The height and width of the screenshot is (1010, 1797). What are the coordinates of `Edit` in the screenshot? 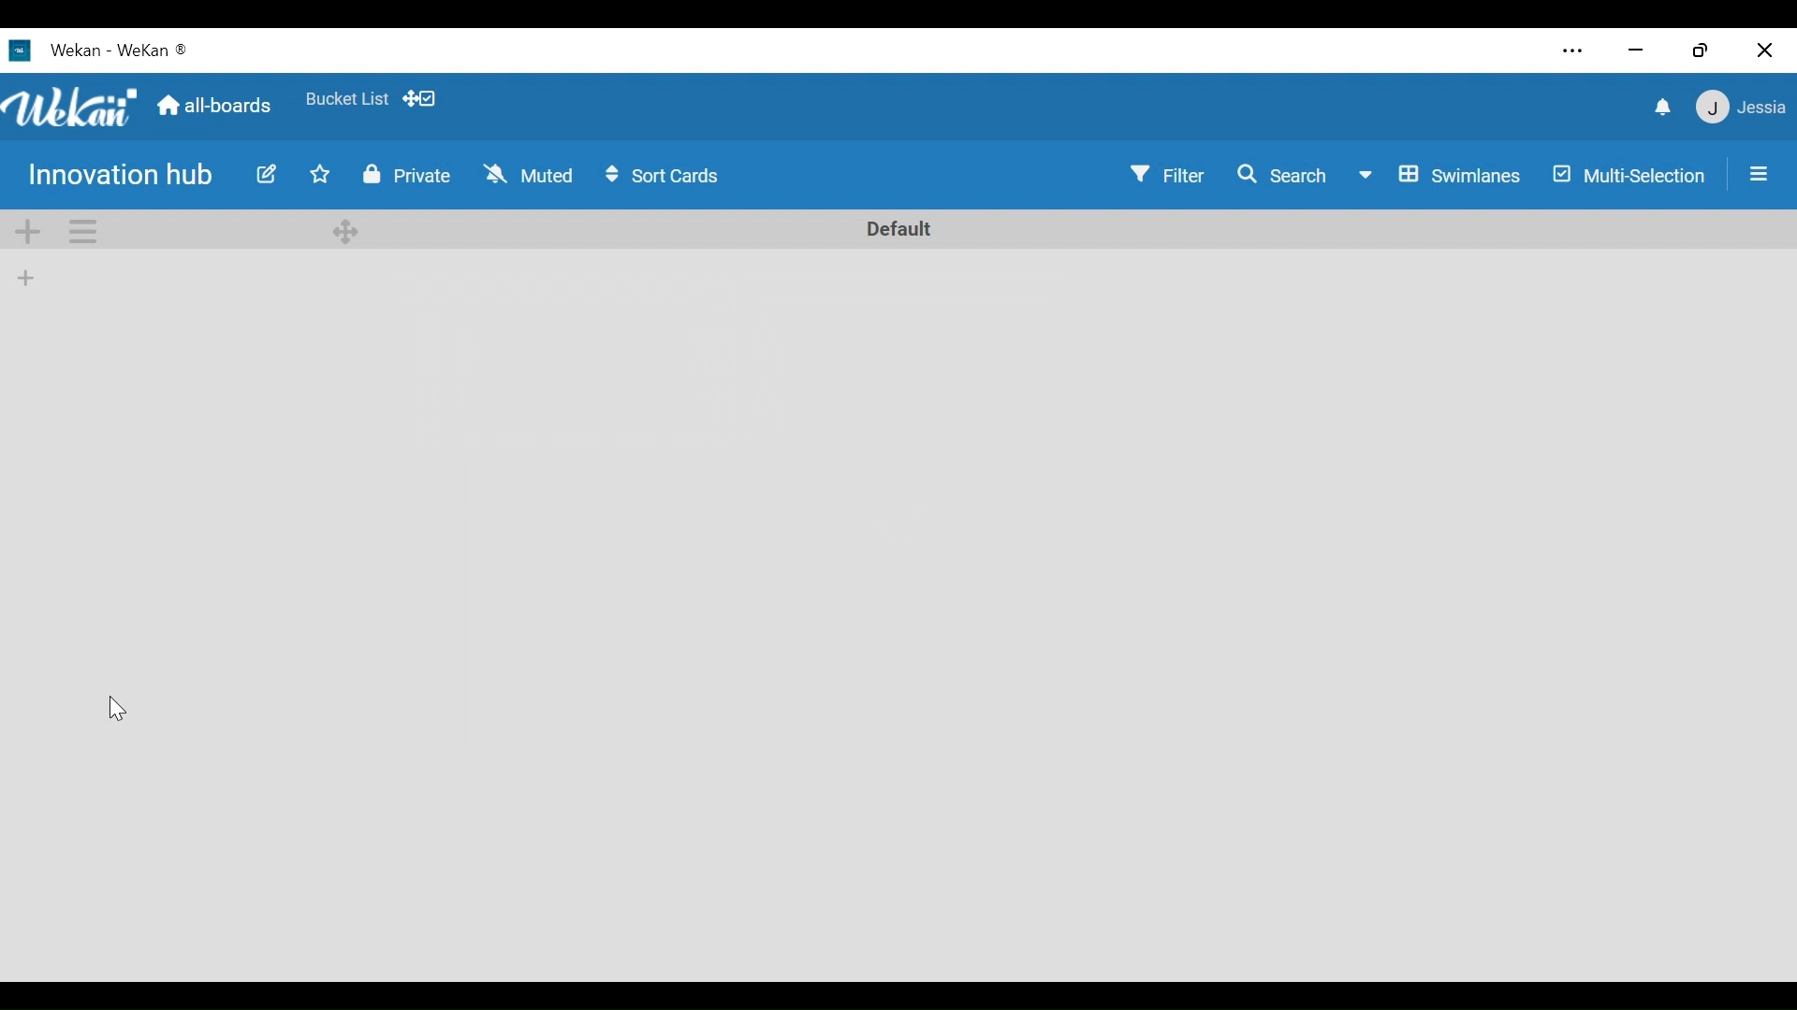 It's located at (267, 174).